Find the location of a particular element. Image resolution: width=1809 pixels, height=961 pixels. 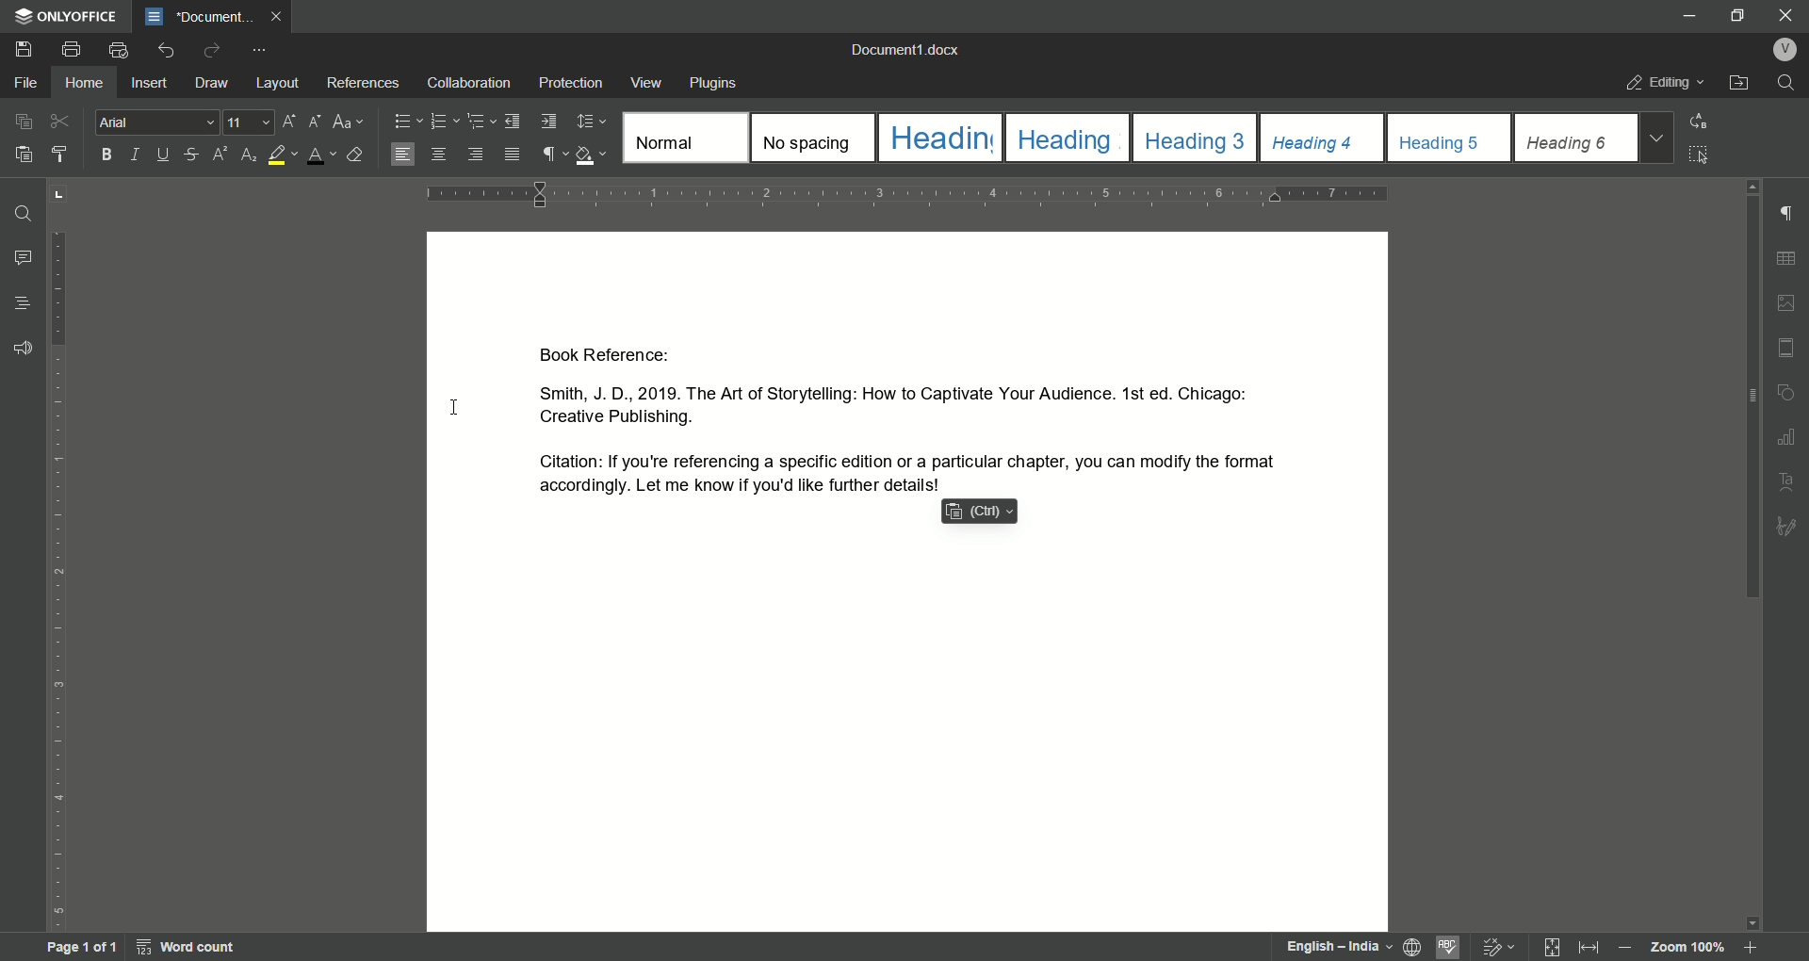

paste is located at coordinates (25, 154).